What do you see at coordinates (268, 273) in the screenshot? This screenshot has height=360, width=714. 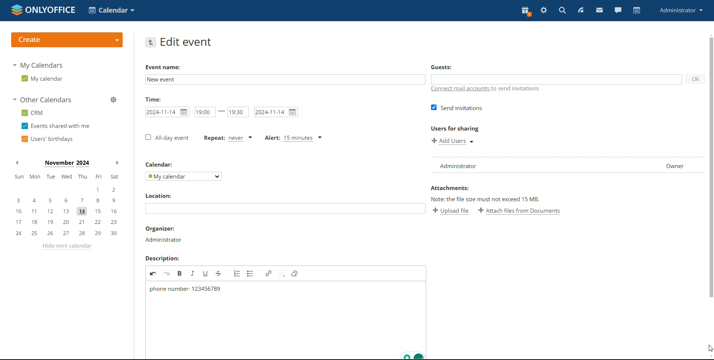 I see `link` at bounding box center [268, 273].